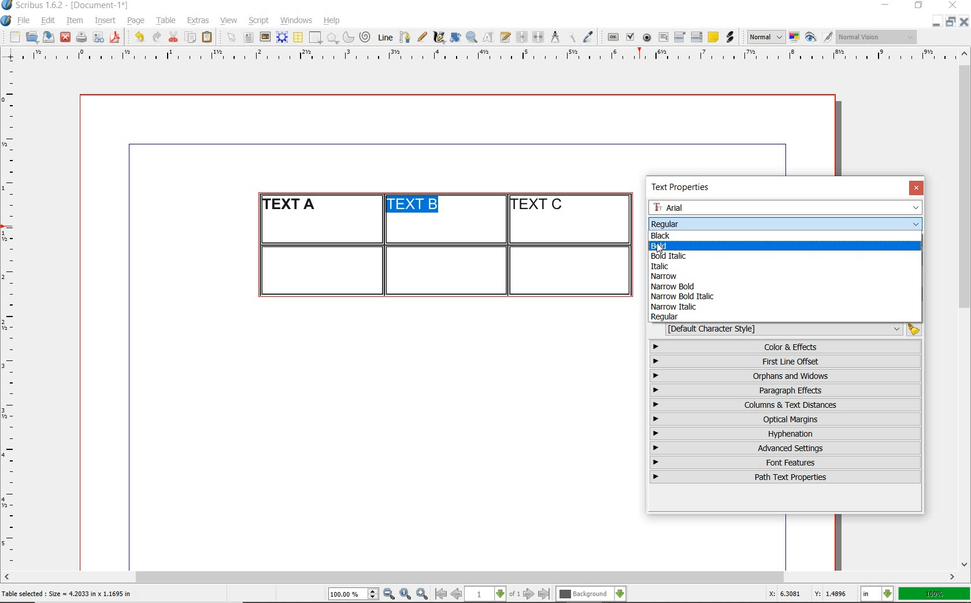  What do you see at coordinates (440, 594) in the screenshot?
I see `go to first page` at bounding box center [440, 594].